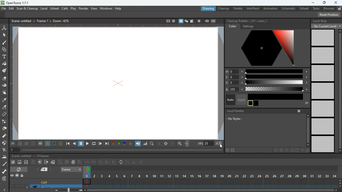 This screenshot has height=192, width=342. What do you see at coordinates (264, 90) in the screenshot?
I see `a` at bounding box center [264, 90].